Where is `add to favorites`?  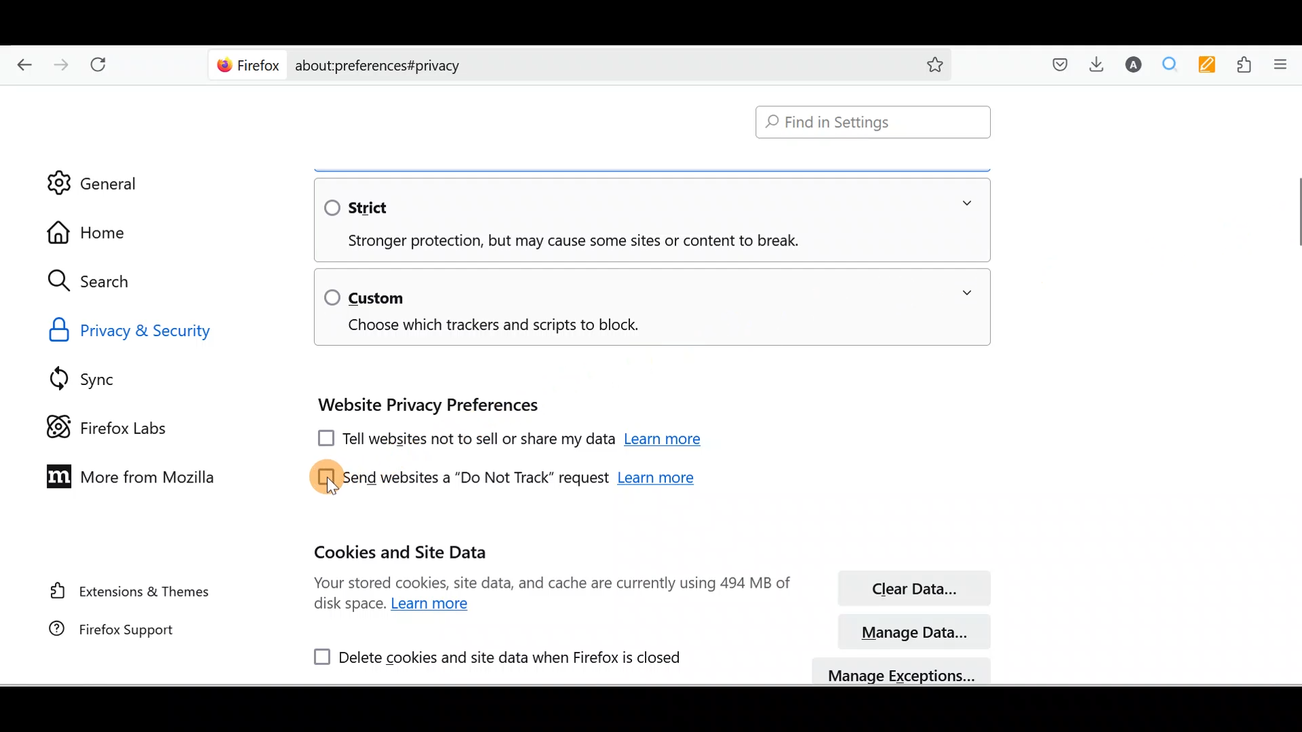
add to favorites is located at coordinates (935, 66).